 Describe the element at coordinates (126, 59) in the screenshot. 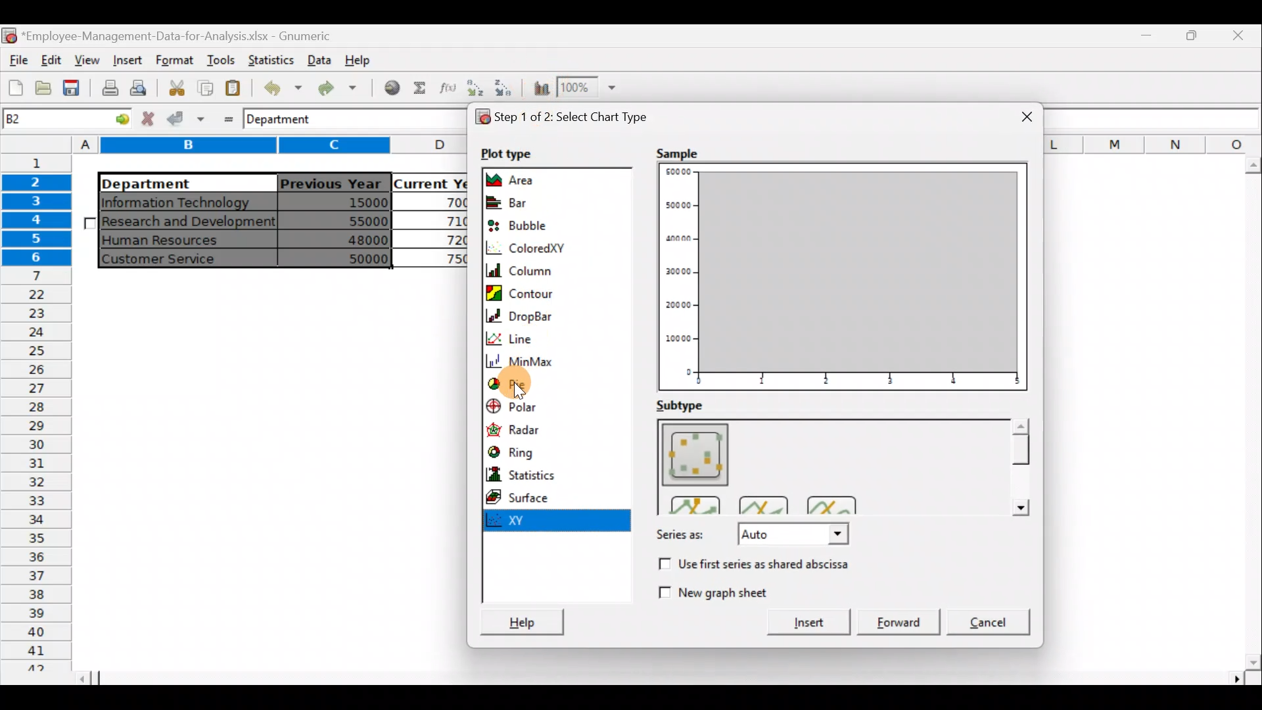

I see `Insert` at that location.